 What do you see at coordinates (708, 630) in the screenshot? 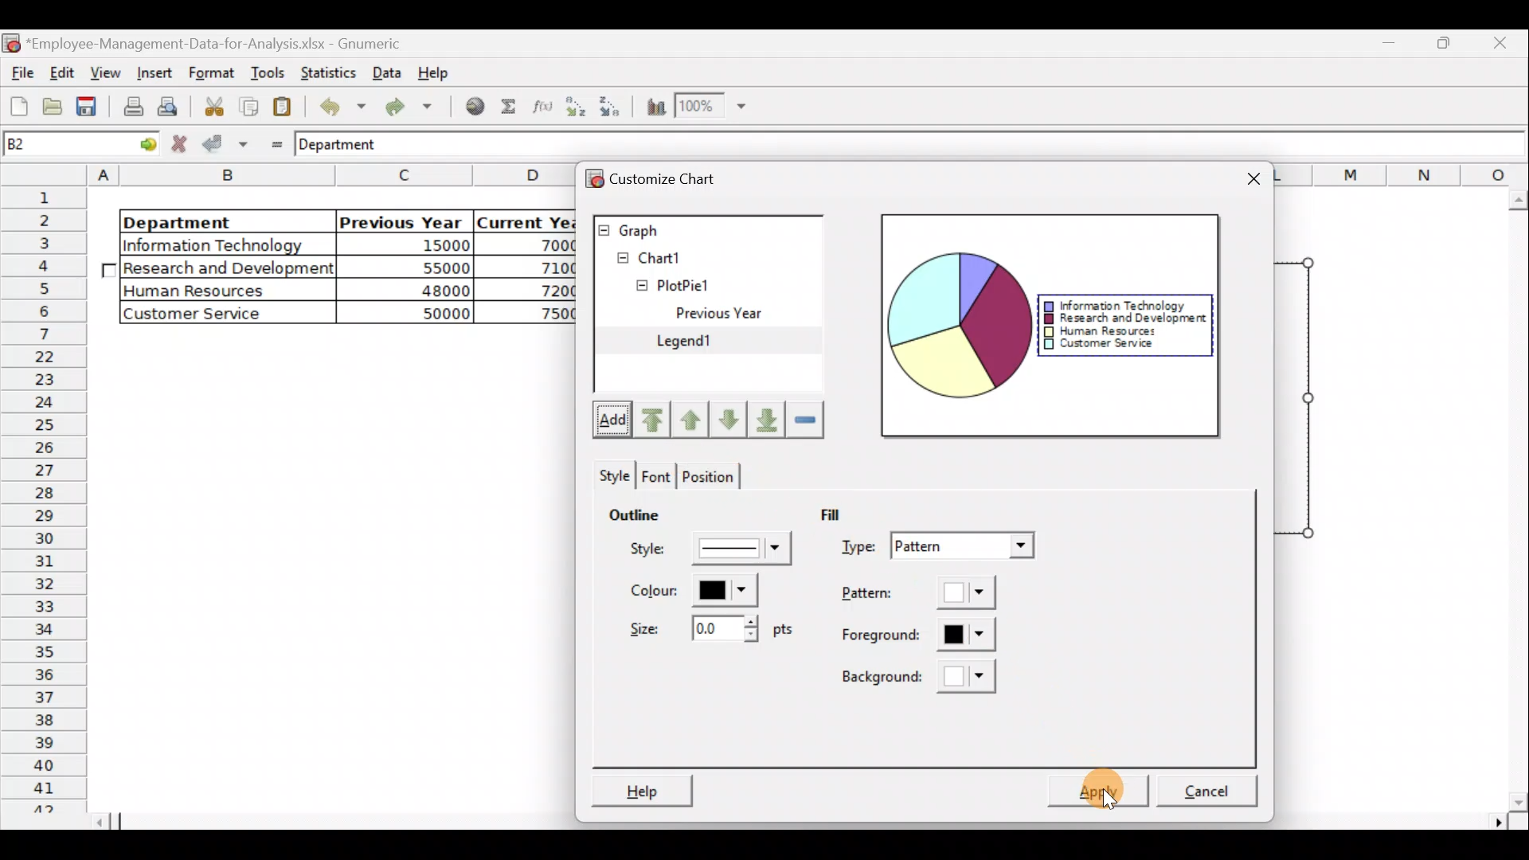
I see `Size` at bounding box center [708, 630].